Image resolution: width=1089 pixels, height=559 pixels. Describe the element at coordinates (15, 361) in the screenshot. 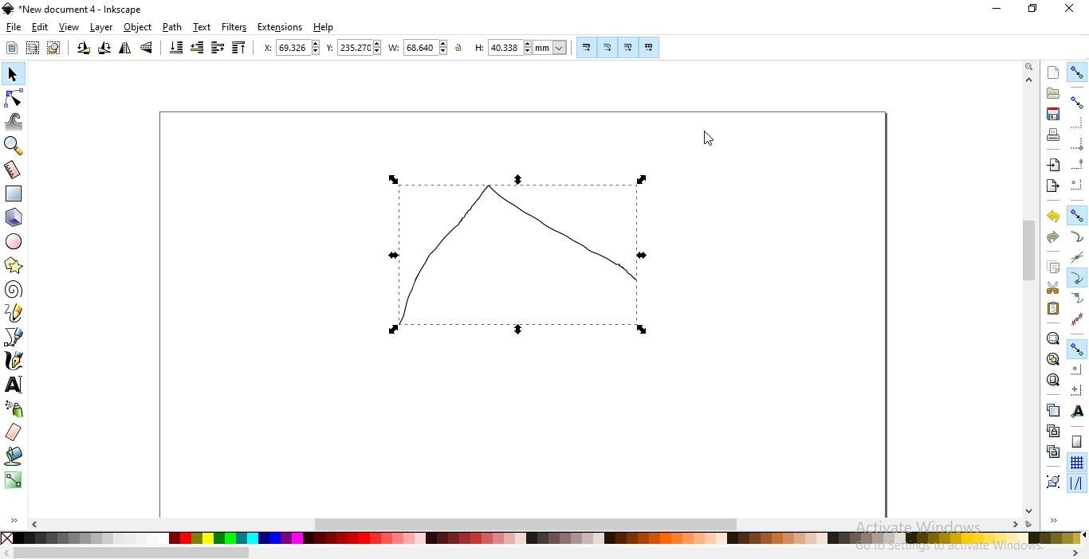

I see `draw calligraphic or brush strokes` at that location.